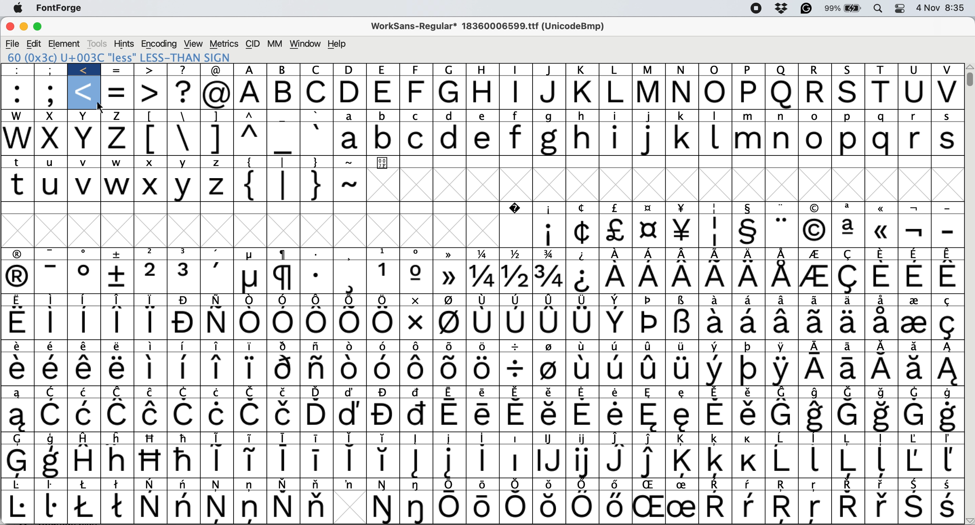 This screenshot has height=525, width=975. I want to click on Symbol, so click(516, 438).